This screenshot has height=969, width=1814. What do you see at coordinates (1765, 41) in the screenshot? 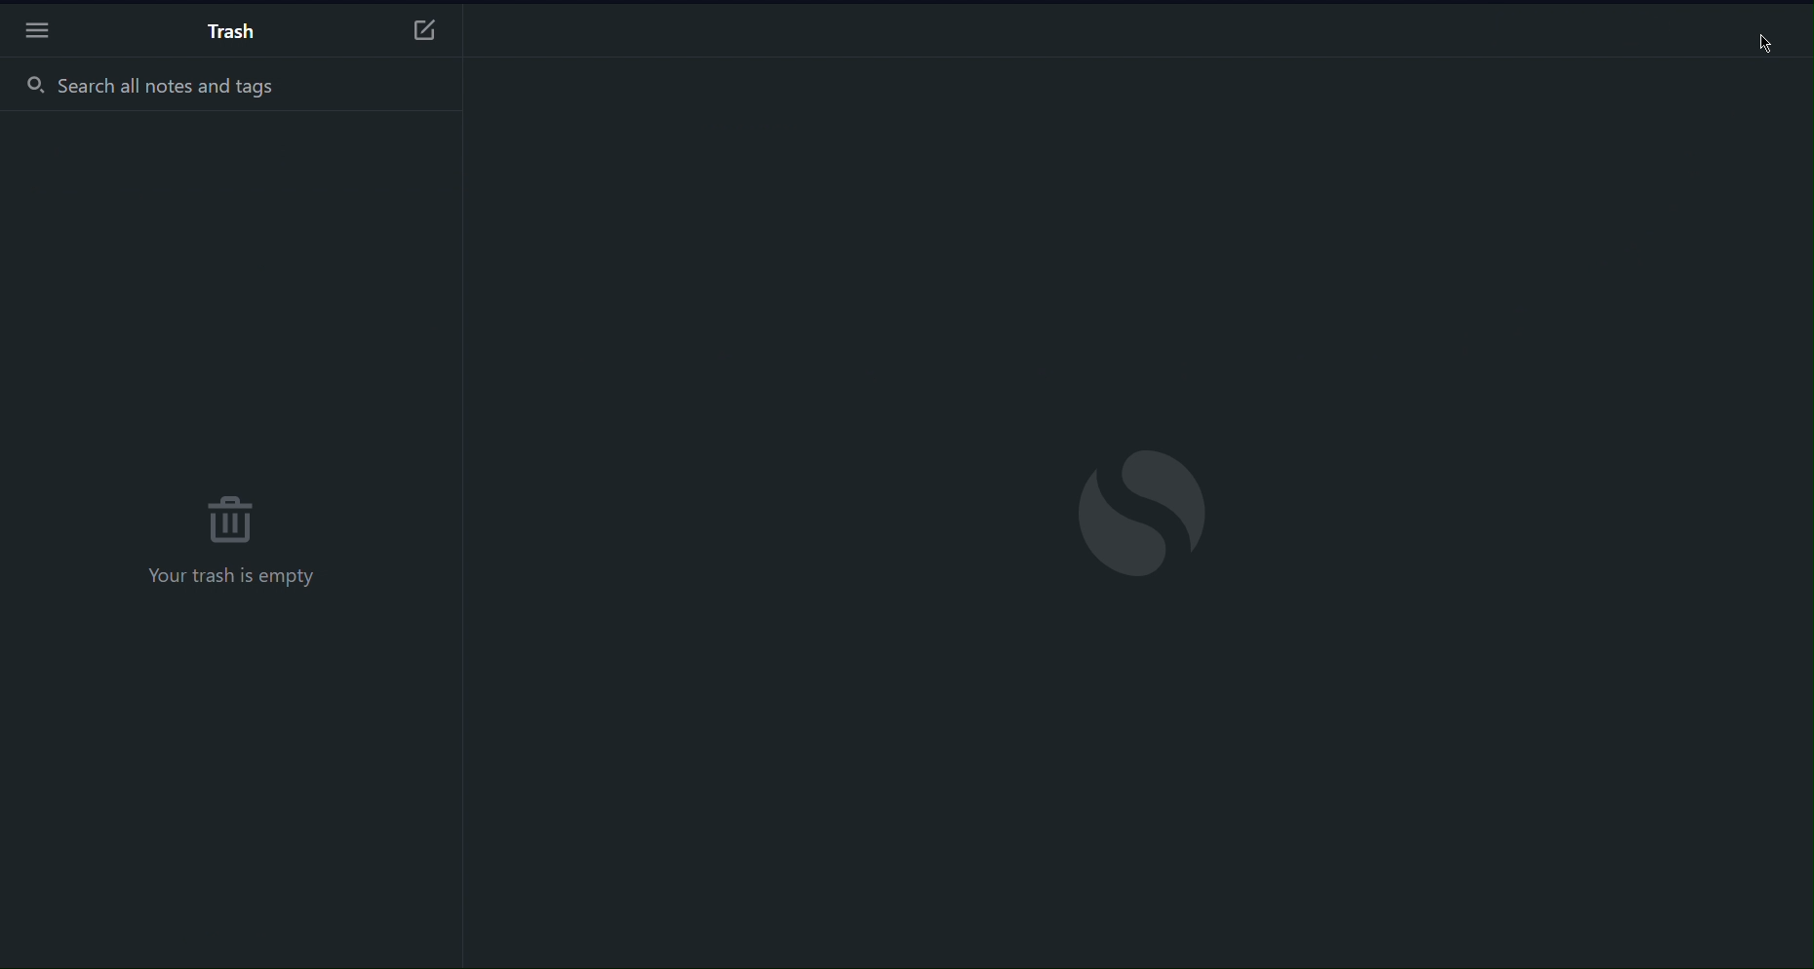
I see `Cursor` at bounding box center [1765, 41].